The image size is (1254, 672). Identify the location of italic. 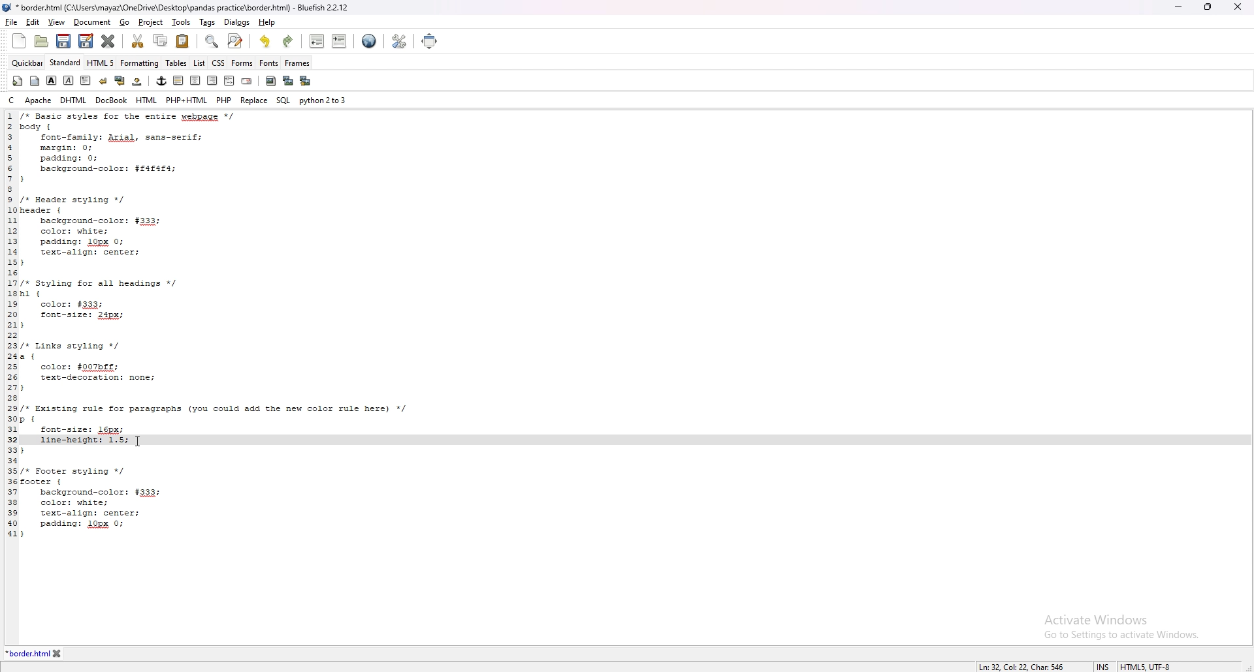
(69, 80).